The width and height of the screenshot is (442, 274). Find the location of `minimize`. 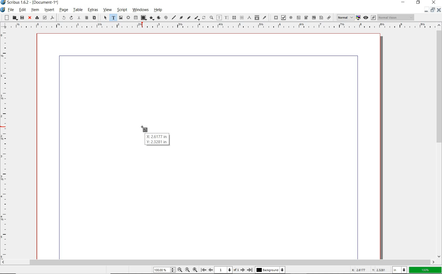

minimize is located at coordinates (432, 10).